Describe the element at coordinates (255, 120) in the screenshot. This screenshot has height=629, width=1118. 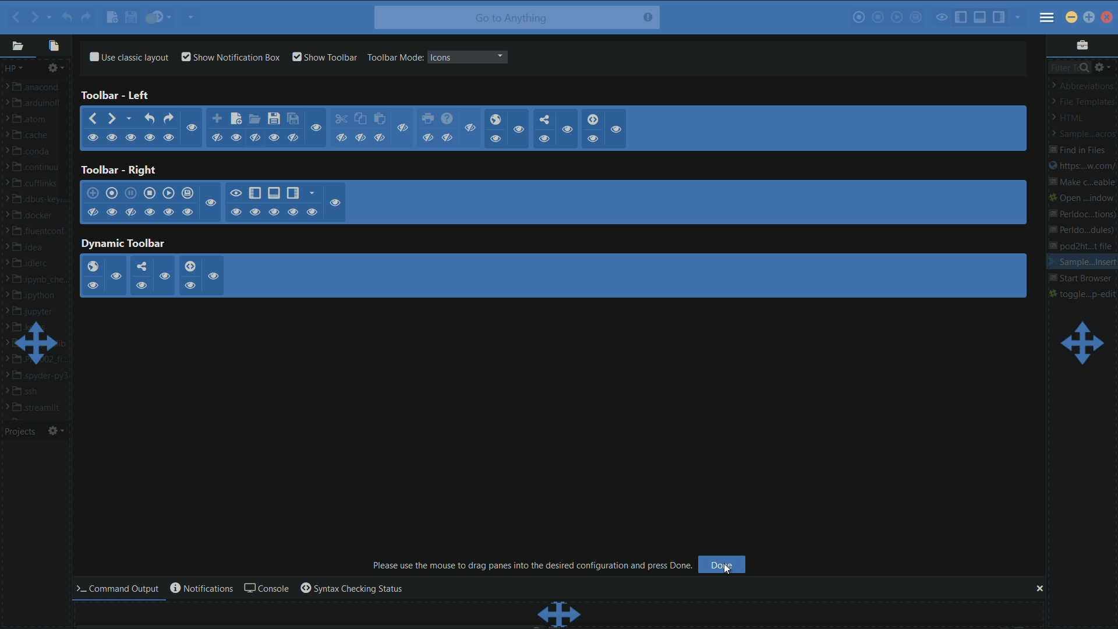
I see `open file` at that location.